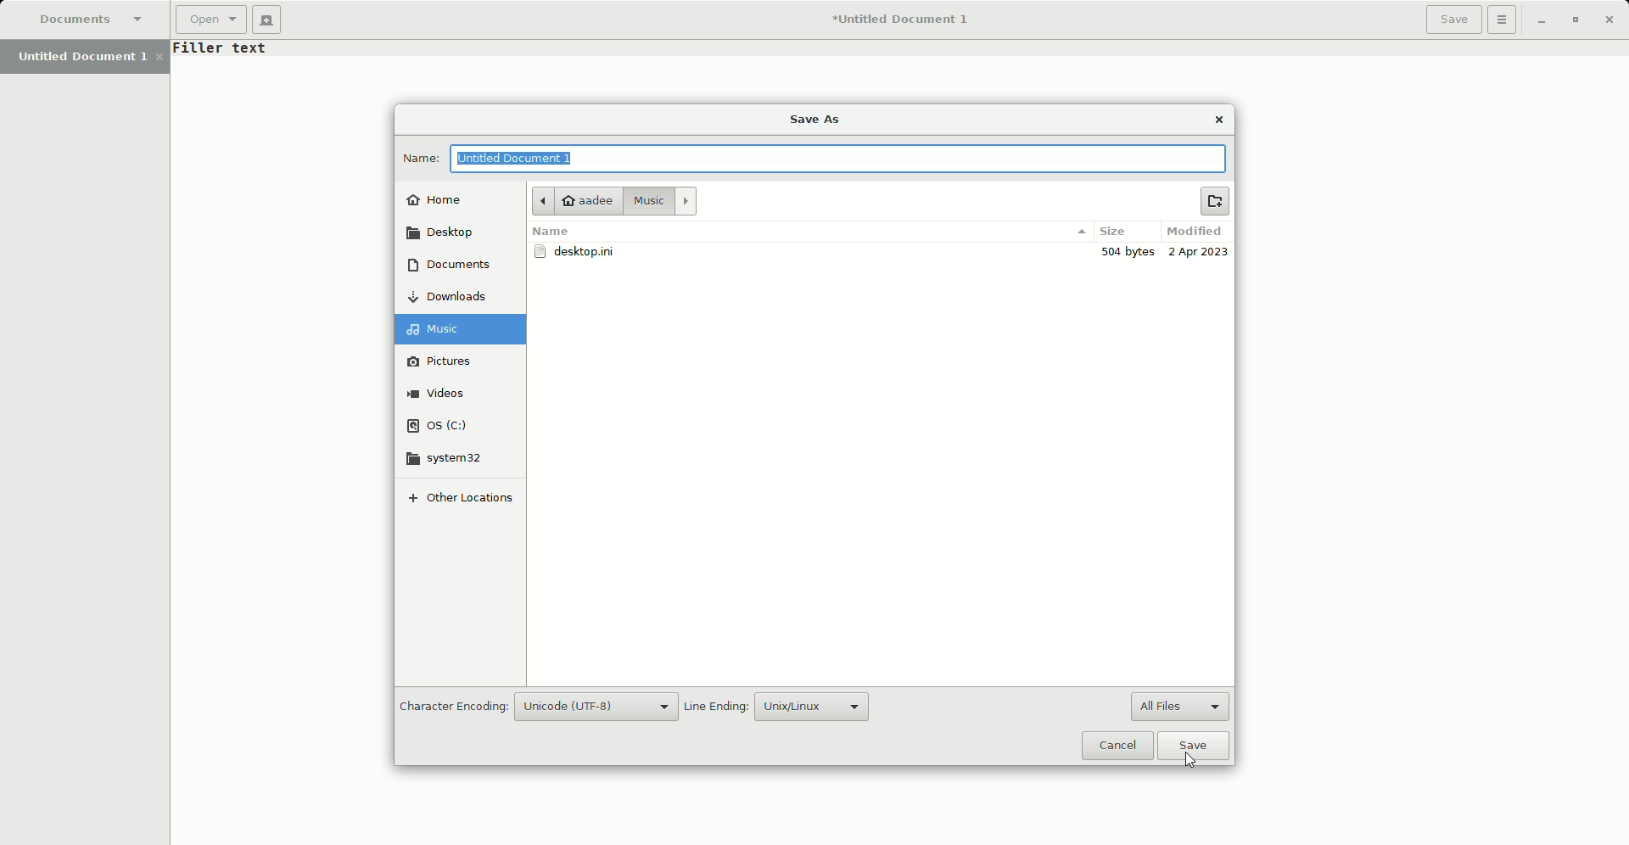  Describe the element at coordinates (816, 120) in the screenshot. I see `Save As` at that location.